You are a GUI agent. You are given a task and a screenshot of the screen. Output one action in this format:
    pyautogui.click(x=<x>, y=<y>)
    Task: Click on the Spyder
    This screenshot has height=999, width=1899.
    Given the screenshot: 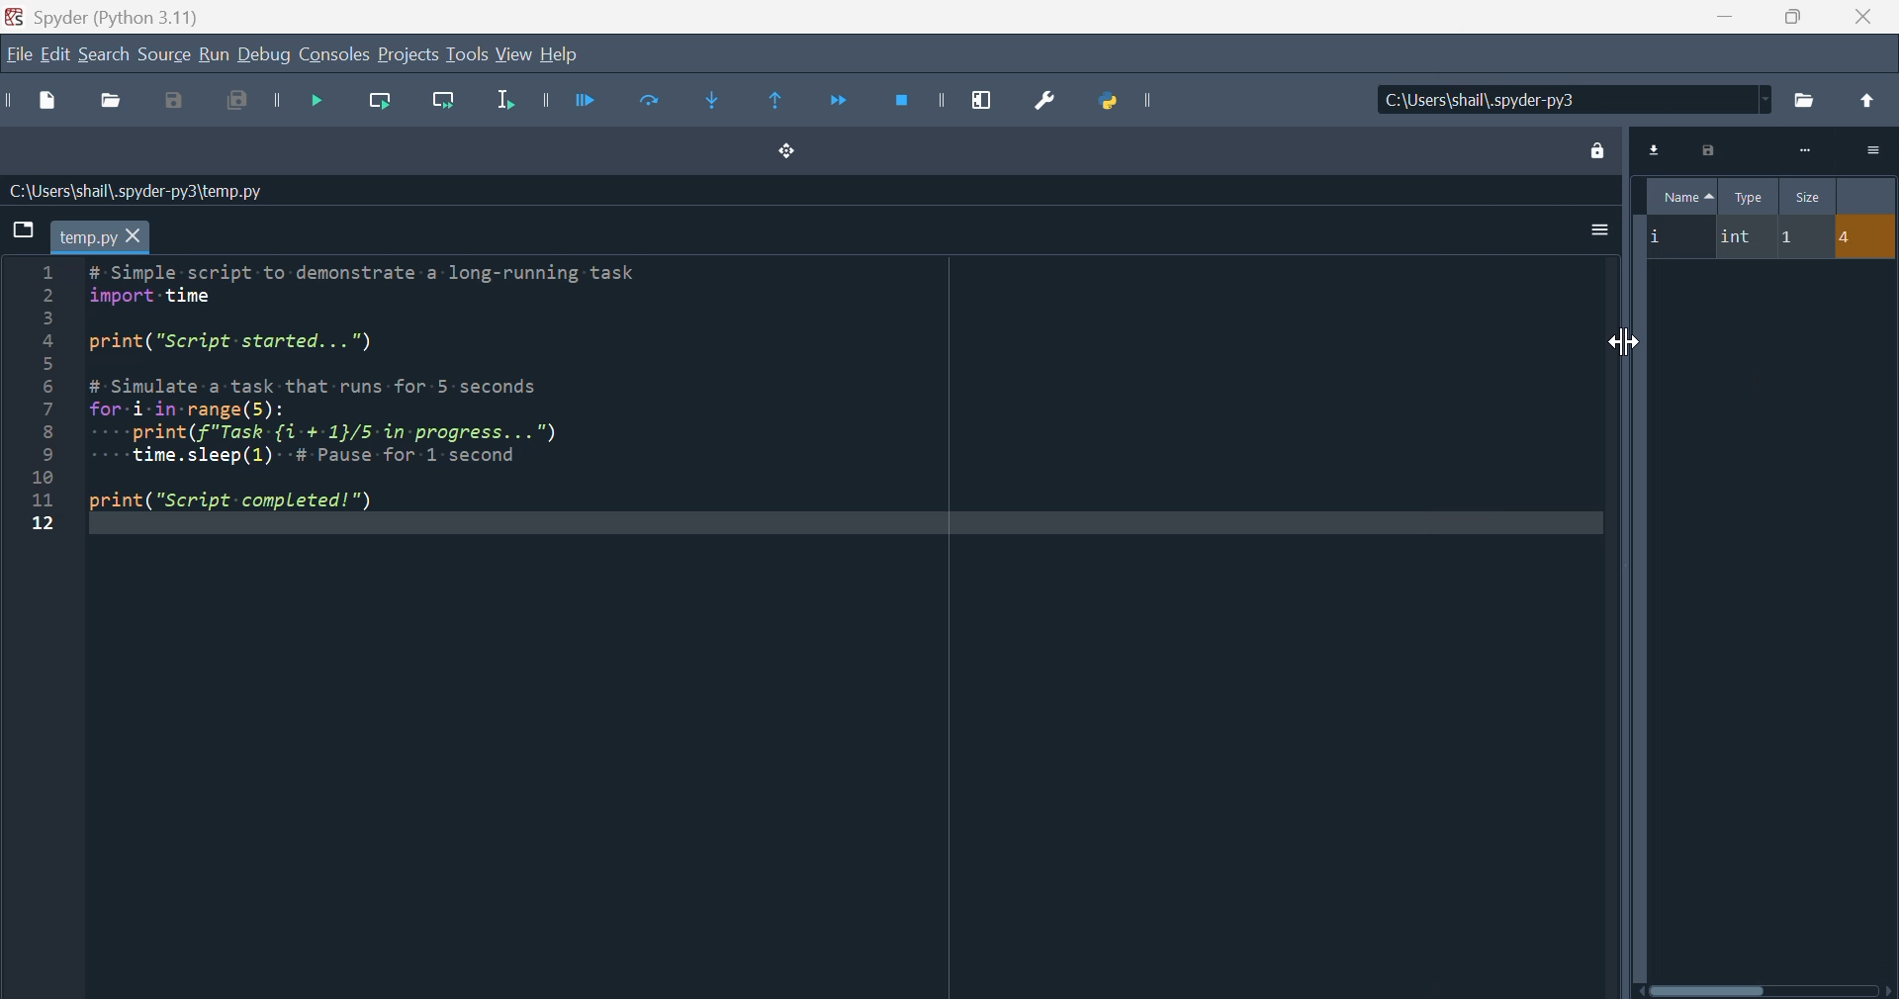 What is the action you would take?
    pyautogui.click(x=147, y=15)
    